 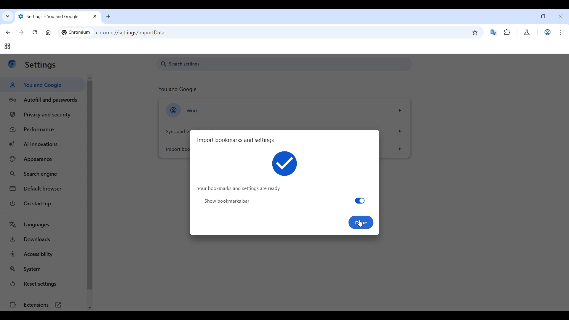 What do you see at coordinates (548, 32) in the screenshot?
I see `Work` at bounding box center [548, 32].